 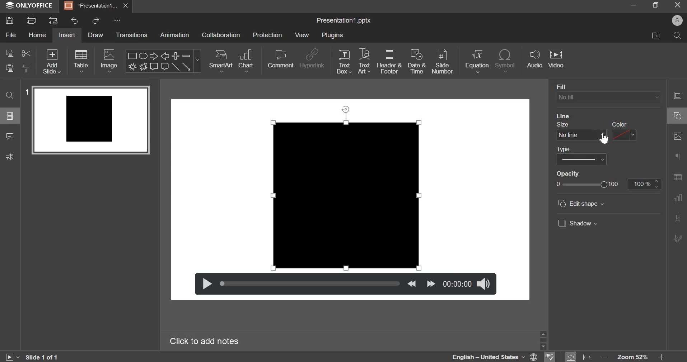 What do you see at coordinates (131, 35) in the screenshot?
I see `transition` at bounding box center [131, 35].